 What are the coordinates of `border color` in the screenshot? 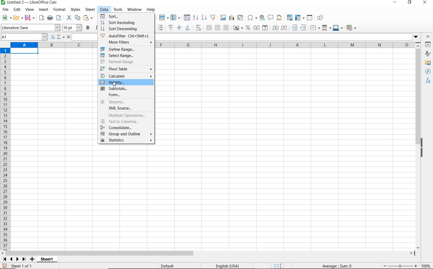 It's located at (338, 28).